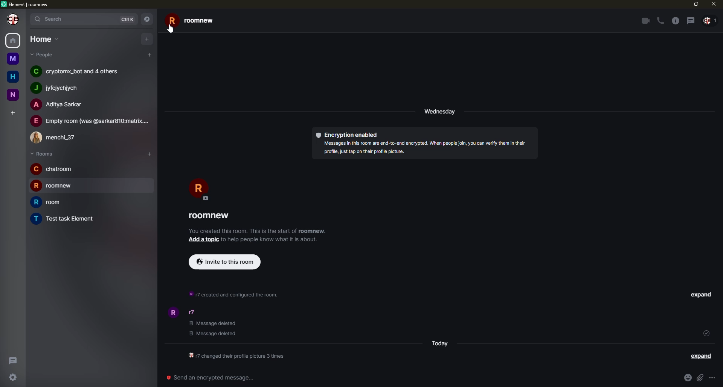 The width and height of the screenshot is (723, 387). What do you see at coordinates (235, 293) in the screenshot?
I see `configured the room` at bounding box center [235, 293].